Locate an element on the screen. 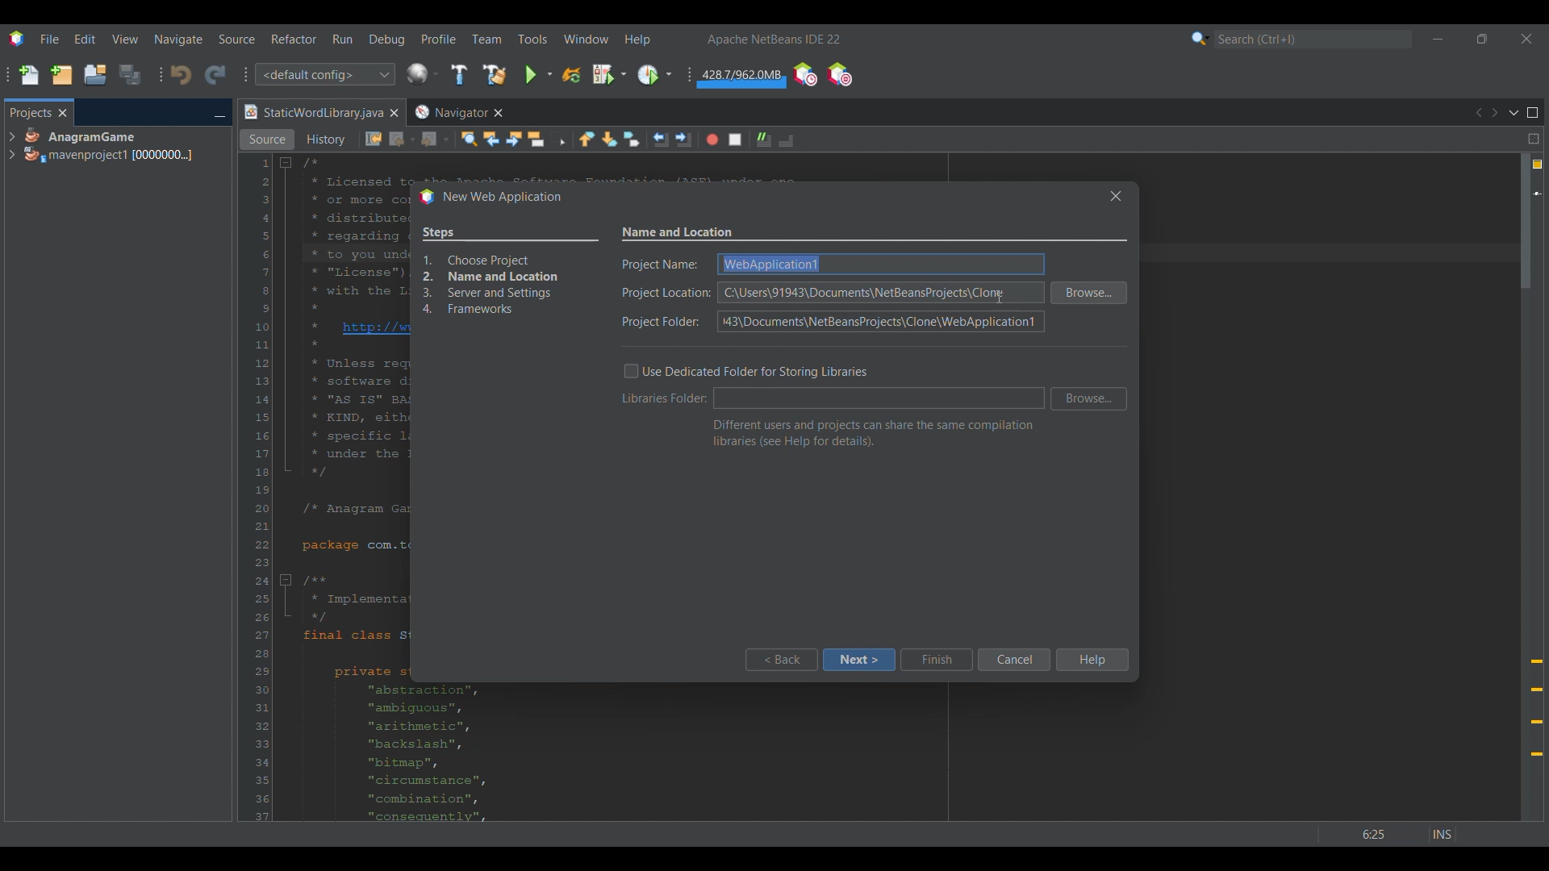 This screenshot has height=871, width=1549. Project options is located at coordinates (110, 145).